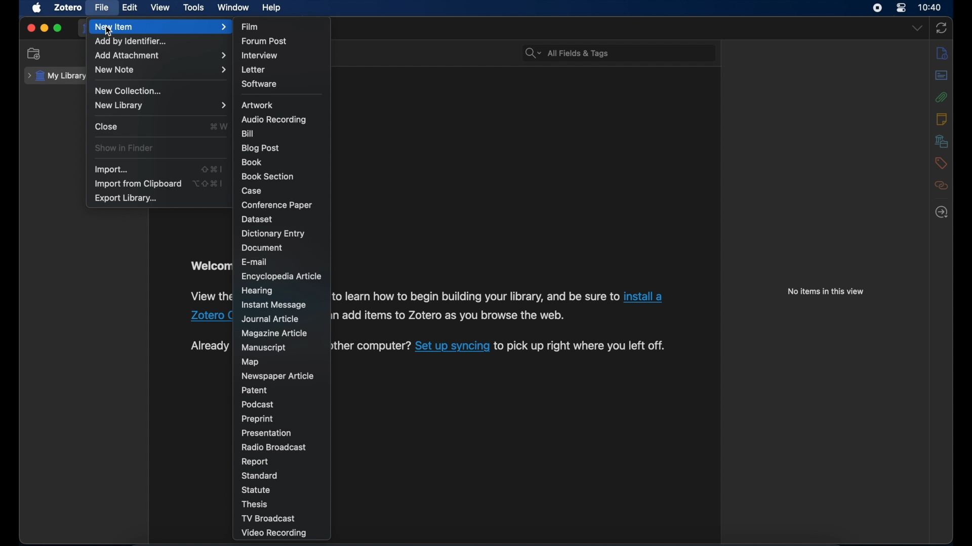  I want to click on close, so click(106, 126).